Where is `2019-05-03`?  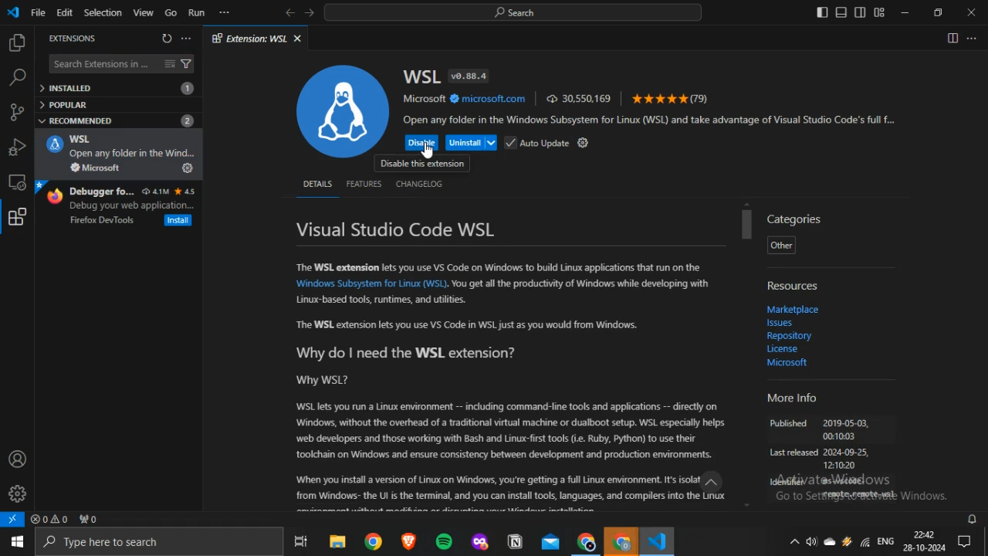
2019-05-03 is located at coordinates (846, 424).